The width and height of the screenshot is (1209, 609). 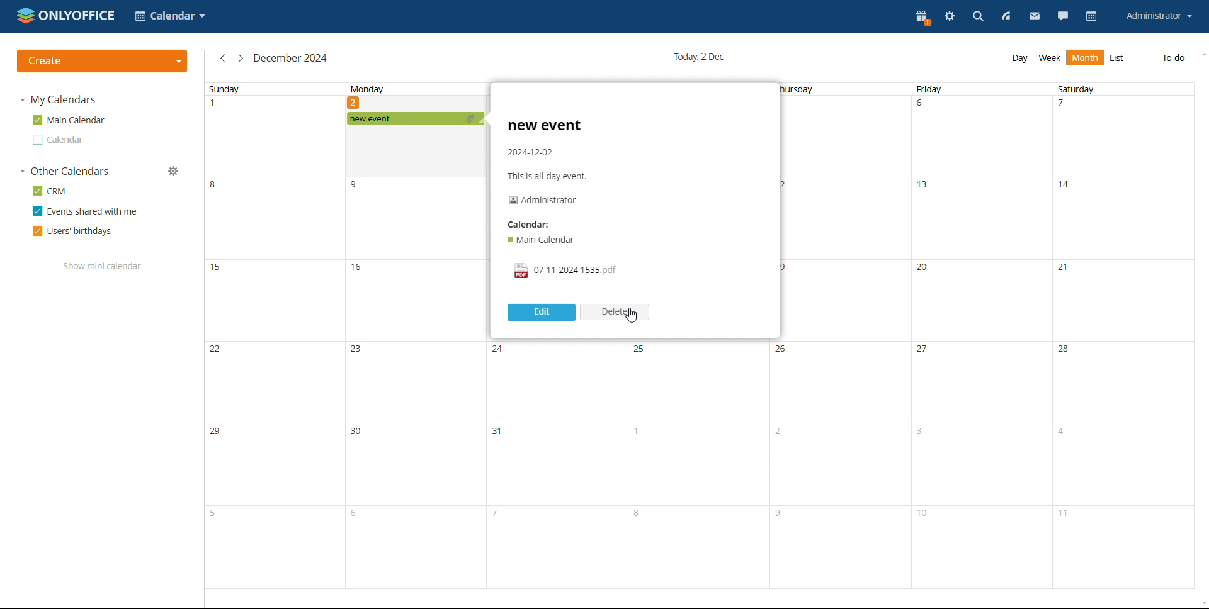 I want to click on Administrator, so click(x=543, y=199).